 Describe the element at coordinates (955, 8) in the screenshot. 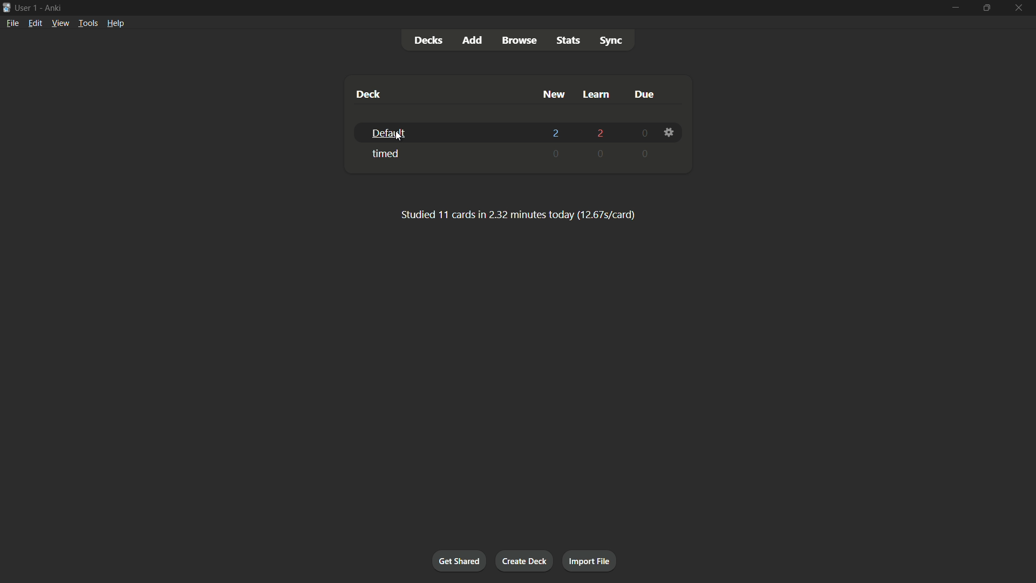

I see `minimize` at that location.